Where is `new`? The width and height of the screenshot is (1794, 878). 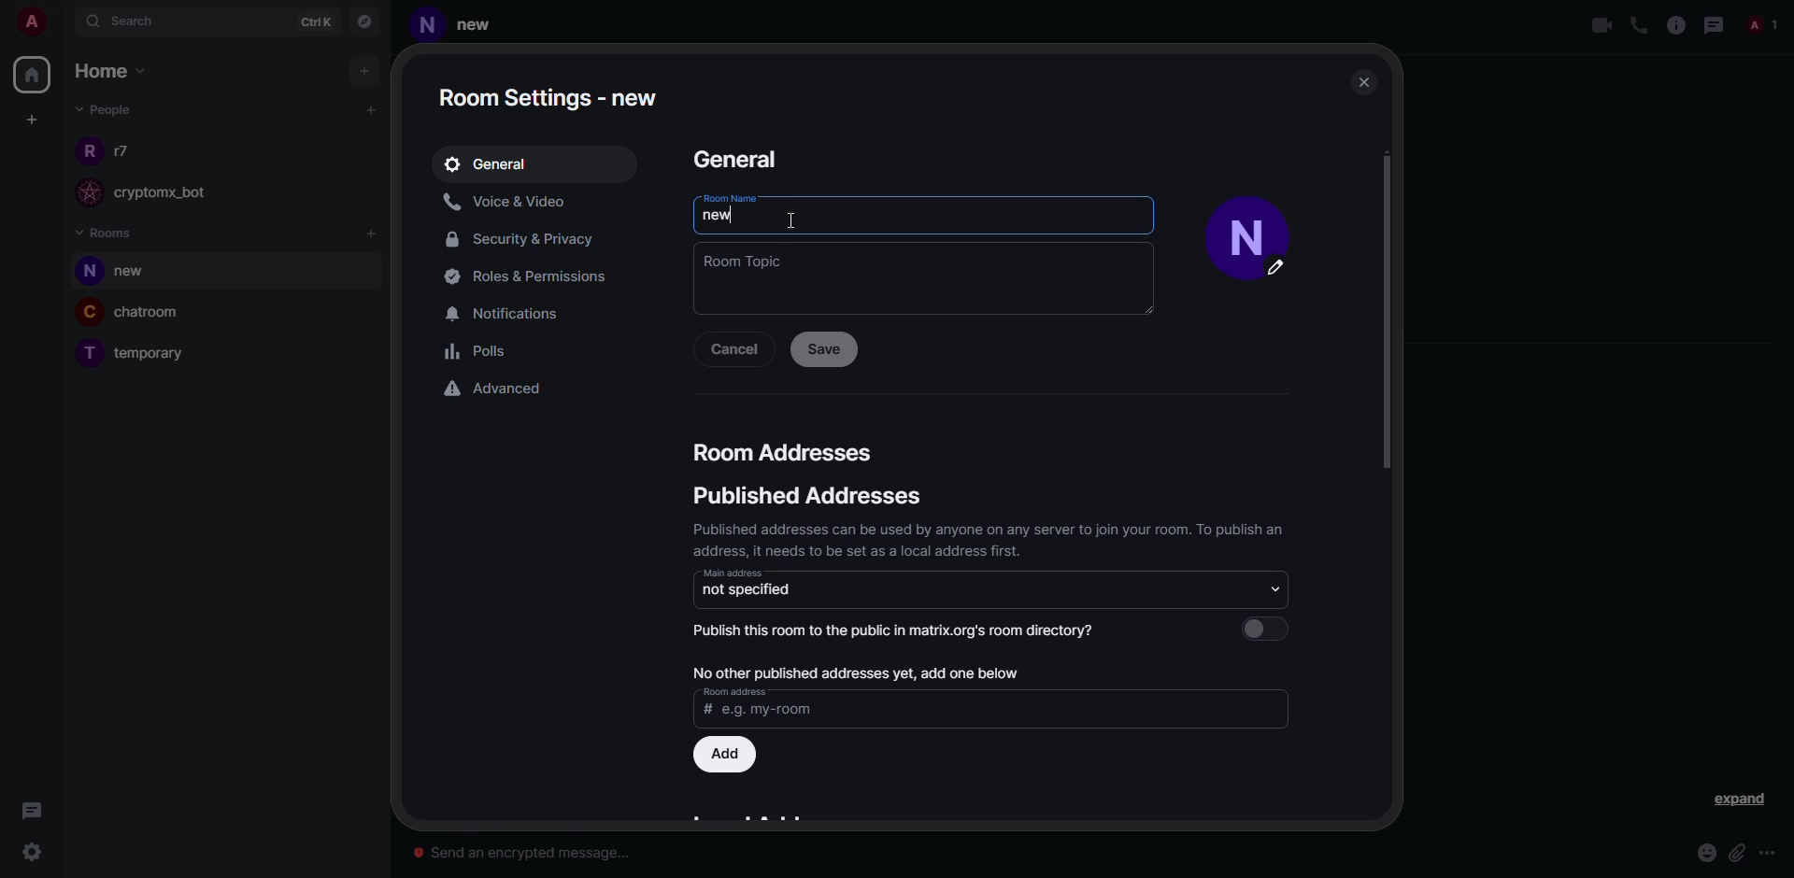
new is located at coordinates (717, 216).